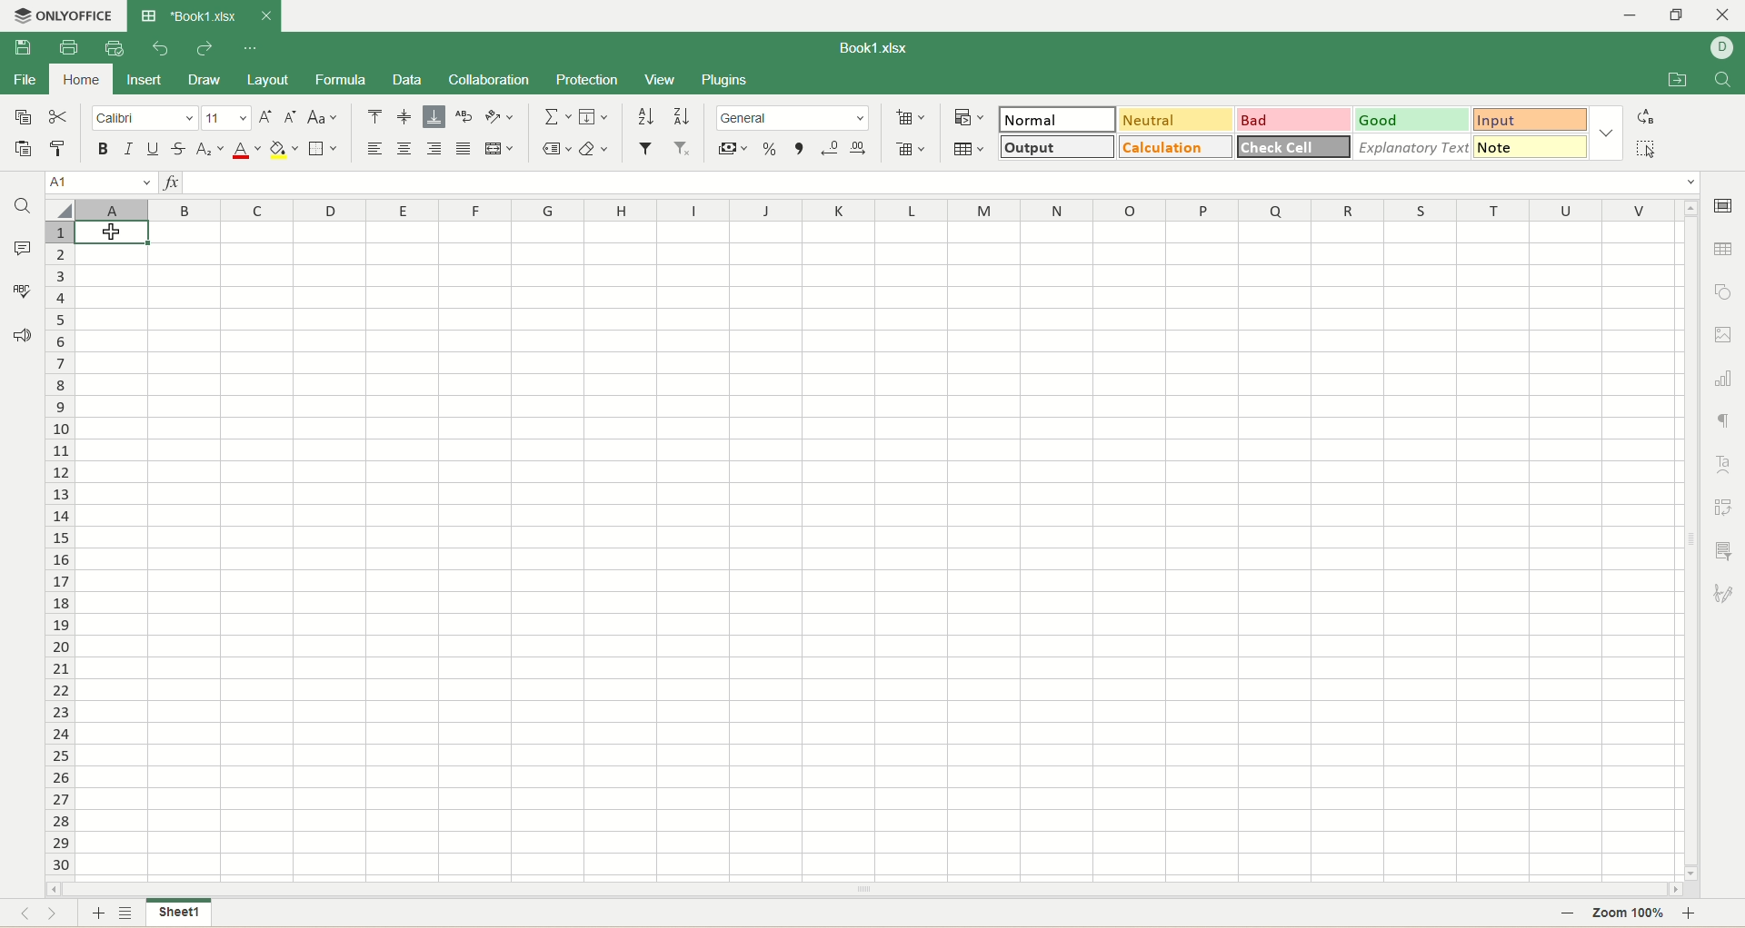 This screenshot has height=928, width=1745. What do you see at coordinates (1604, 132) in the screenshot?
I see `style options` at bounding box center [1604, 132].